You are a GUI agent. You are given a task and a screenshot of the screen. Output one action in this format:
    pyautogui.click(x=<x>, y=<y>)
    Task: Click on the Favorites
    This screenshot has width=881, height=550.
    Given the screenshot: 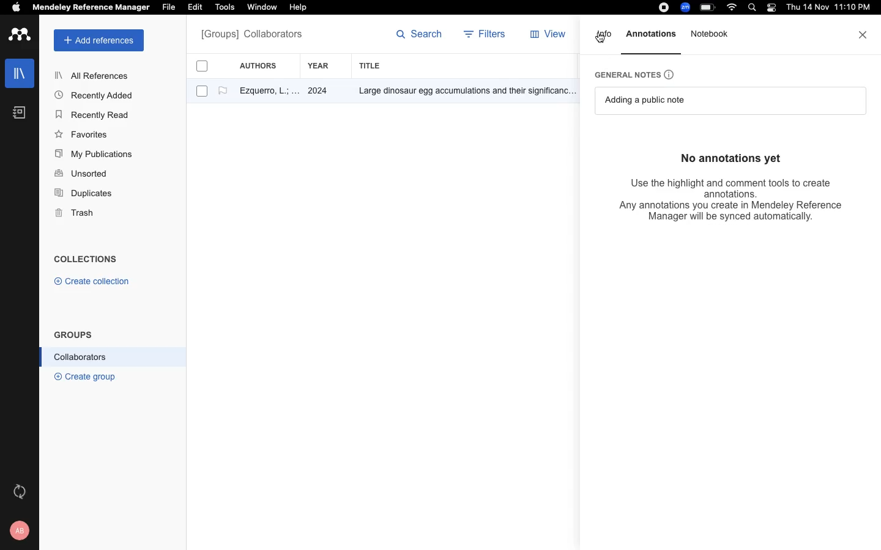 What is the action you would take?
    pyautogui.click(x=84, y=134)
    